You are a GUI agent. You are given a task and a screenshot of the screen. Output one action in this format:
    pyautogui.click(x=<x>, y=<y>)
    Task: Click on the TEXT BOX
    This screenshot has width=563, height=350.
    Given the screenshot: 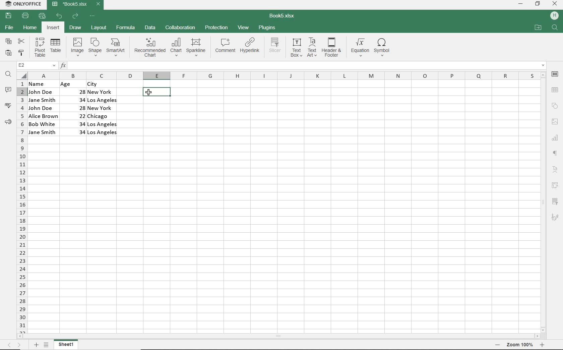 What is the action you would take?
    pyautogui.click(x=296, y=49)
    